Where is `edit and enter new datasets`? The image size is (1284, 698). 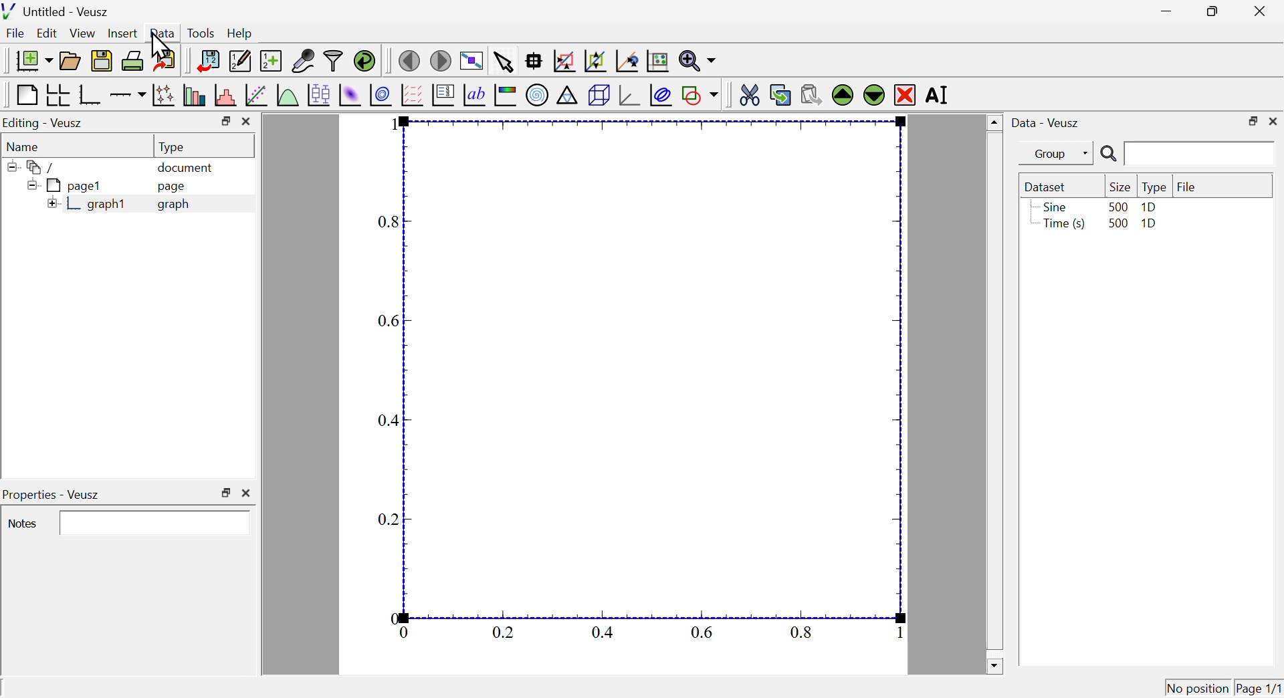
edit and enter new datasets is located at coordinates (239, 61).